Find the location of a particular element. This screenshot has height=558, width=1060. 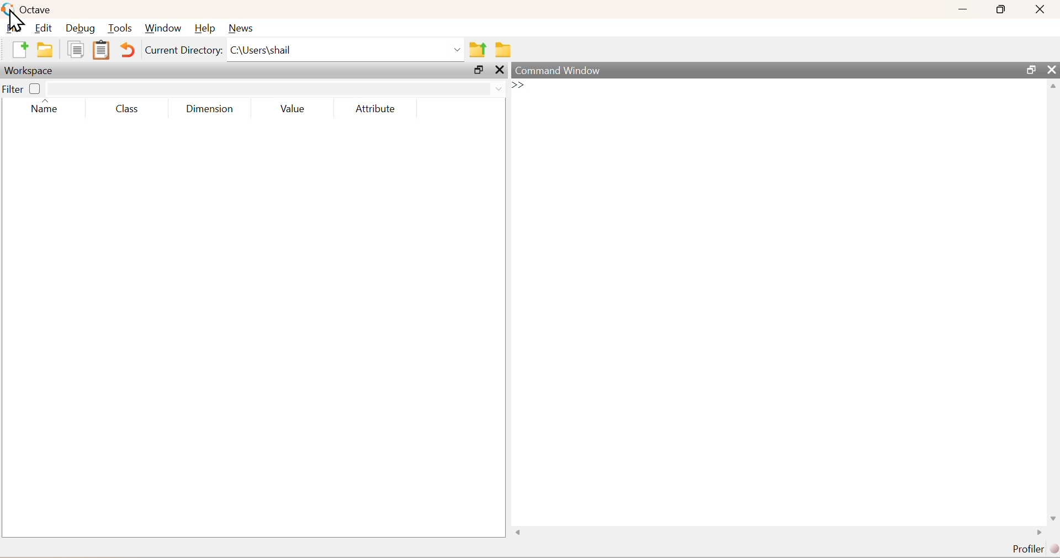

close is located at coordinates (499, 70).